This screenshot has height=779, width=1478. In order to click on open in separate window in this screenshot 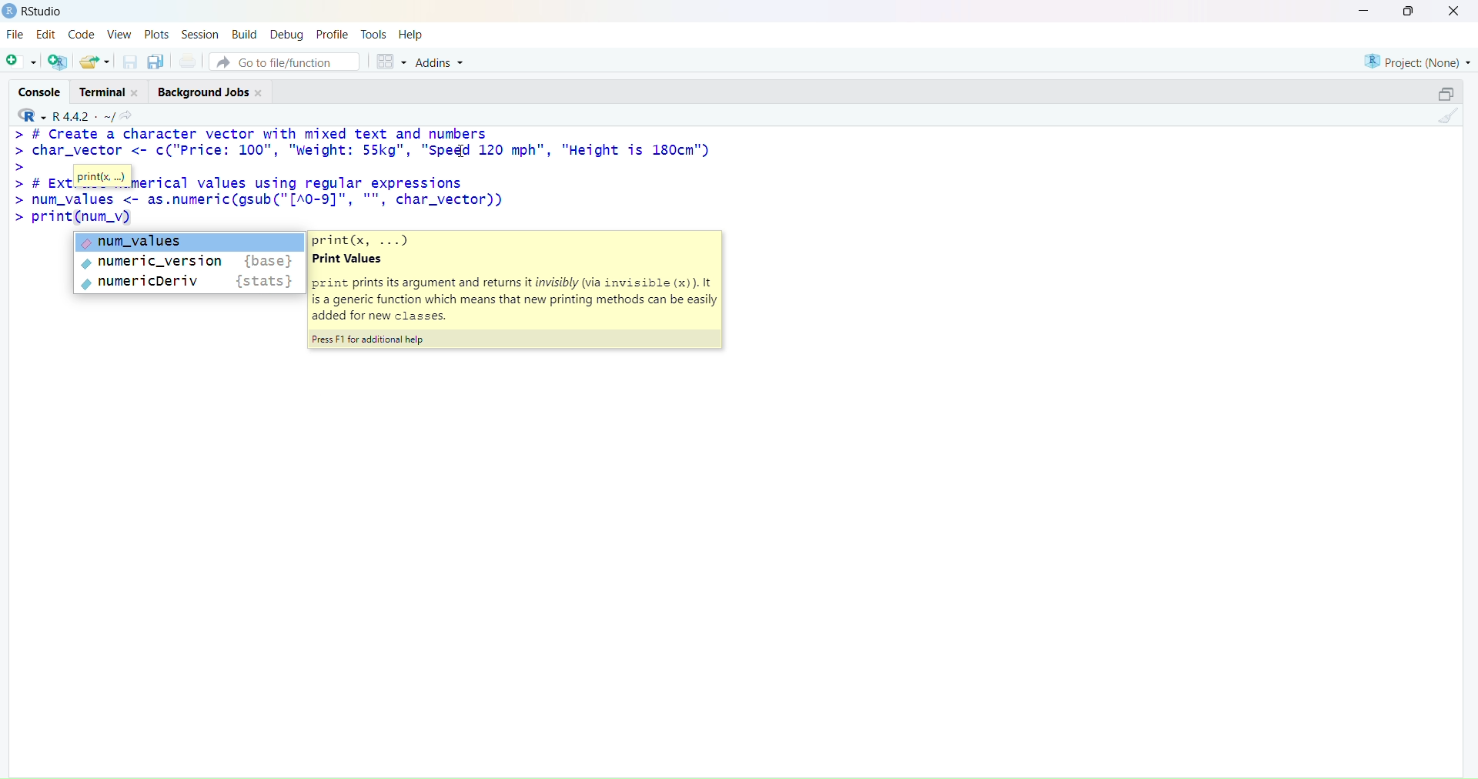, I will do `click(1446, 92)`.